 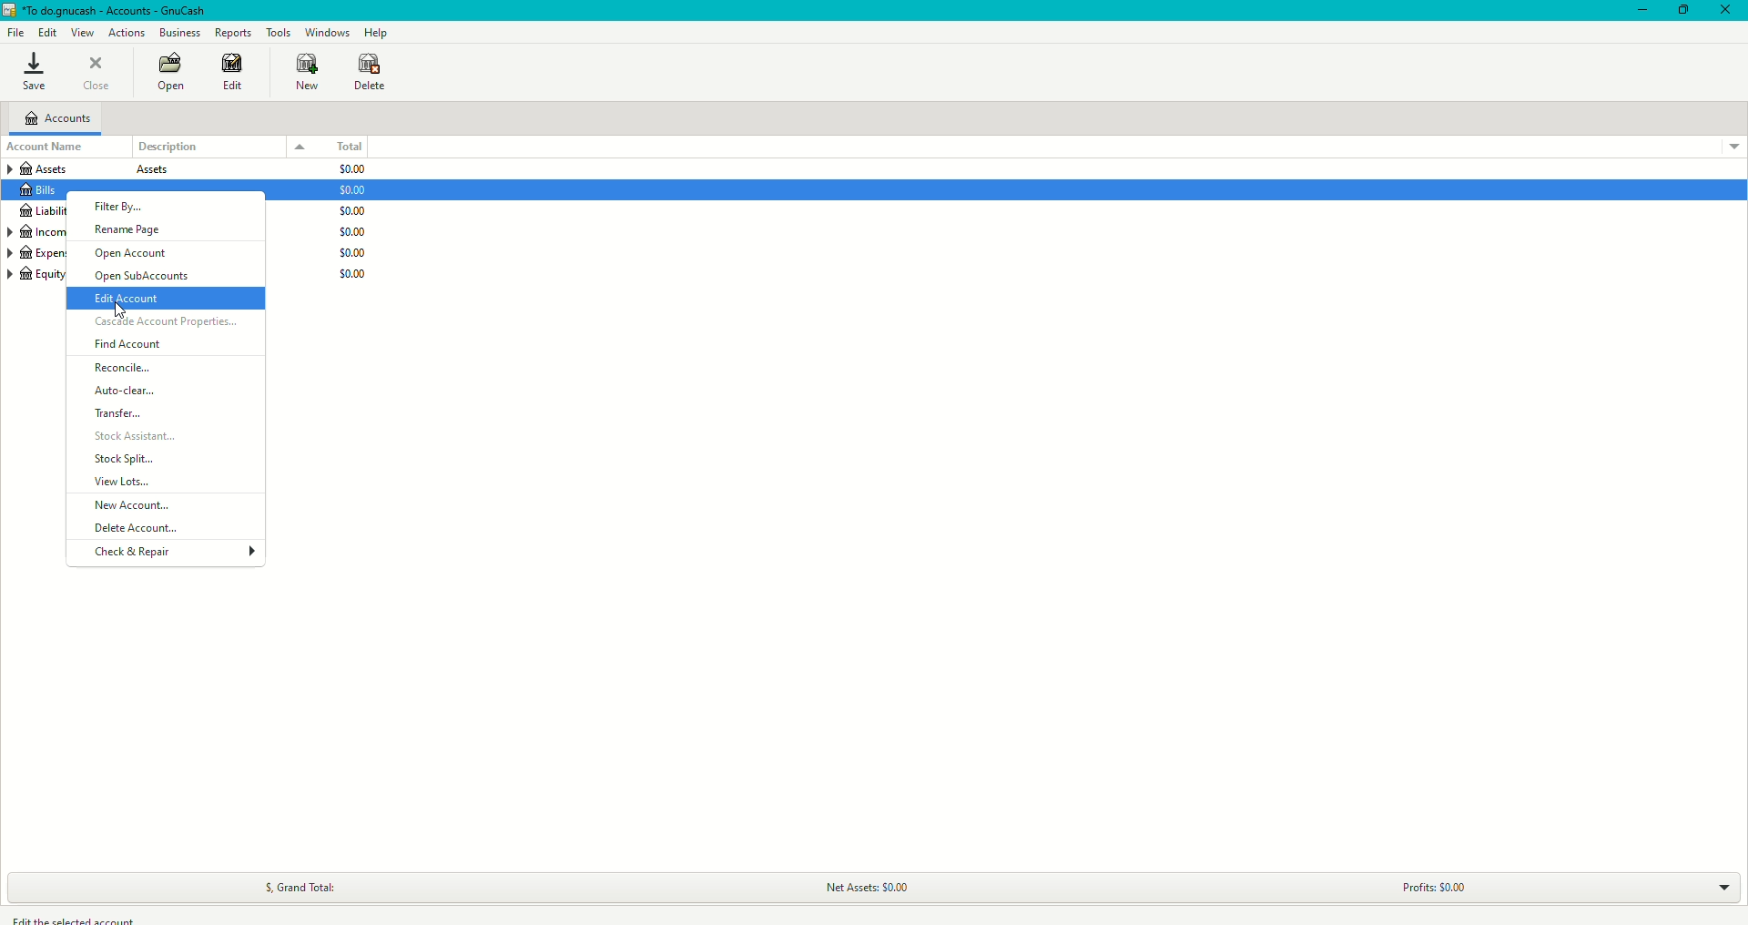 What do you see at coordinates (112, 12) in the screenshot?
I see `GnuCash` at bounding box center [112, 12].